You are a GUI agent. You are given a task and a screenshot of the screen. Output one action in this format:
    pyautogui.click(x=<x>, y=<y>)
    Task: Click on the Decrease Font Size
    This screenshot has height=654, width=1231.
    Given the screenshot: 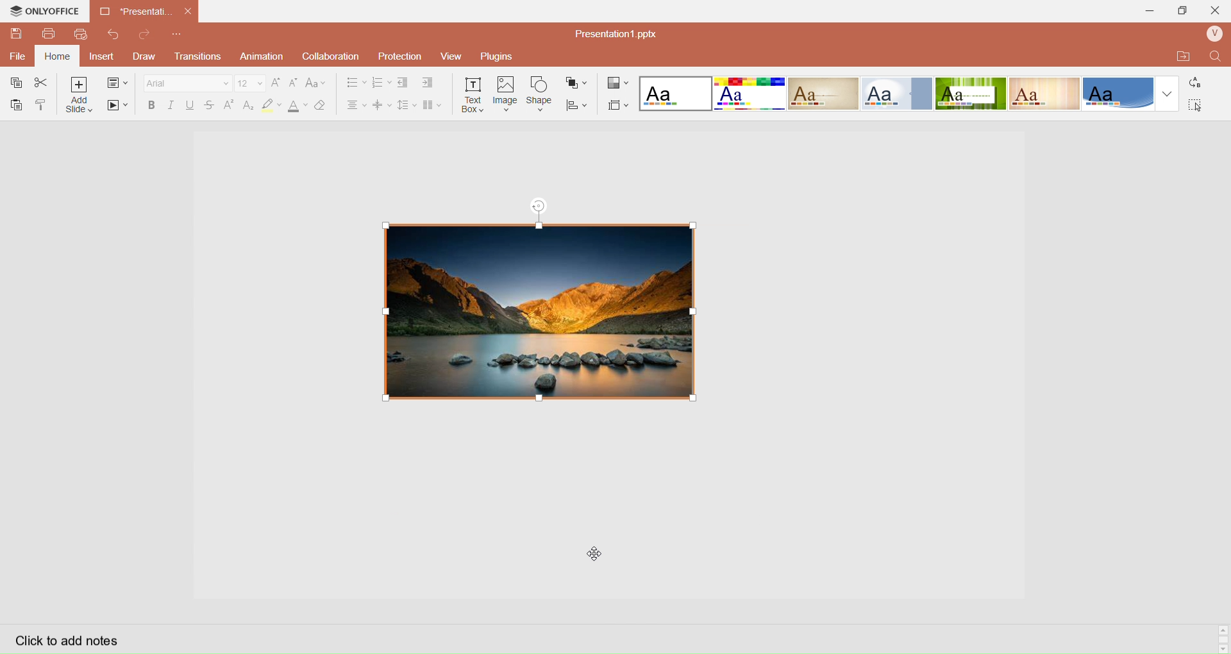 What is the action you would take?
    pyautogui.click(x=294, y=83)
    